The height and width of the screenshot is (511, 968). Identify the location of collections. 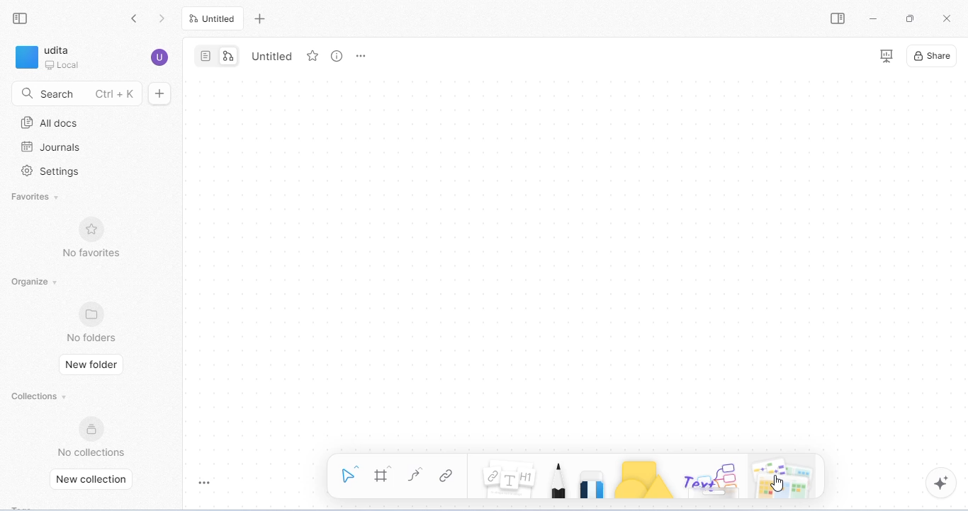
(40, 396).